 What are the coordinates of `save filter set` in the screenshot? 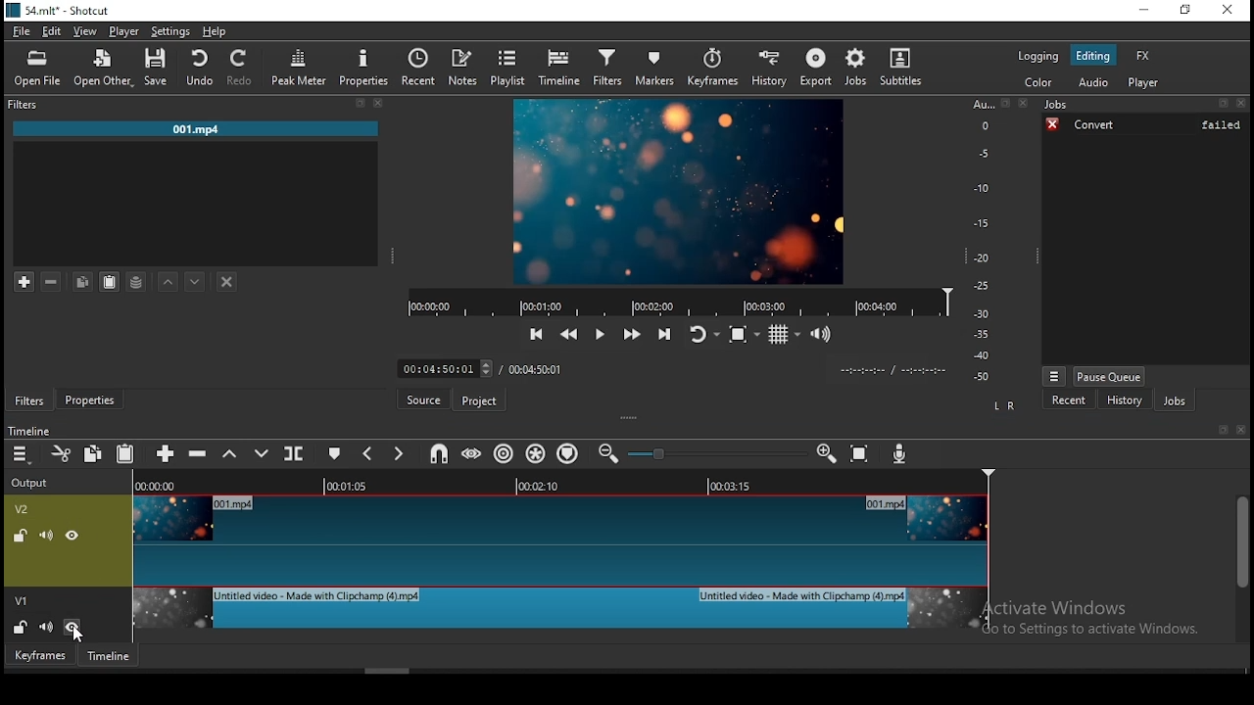 It's located at (137, 280).